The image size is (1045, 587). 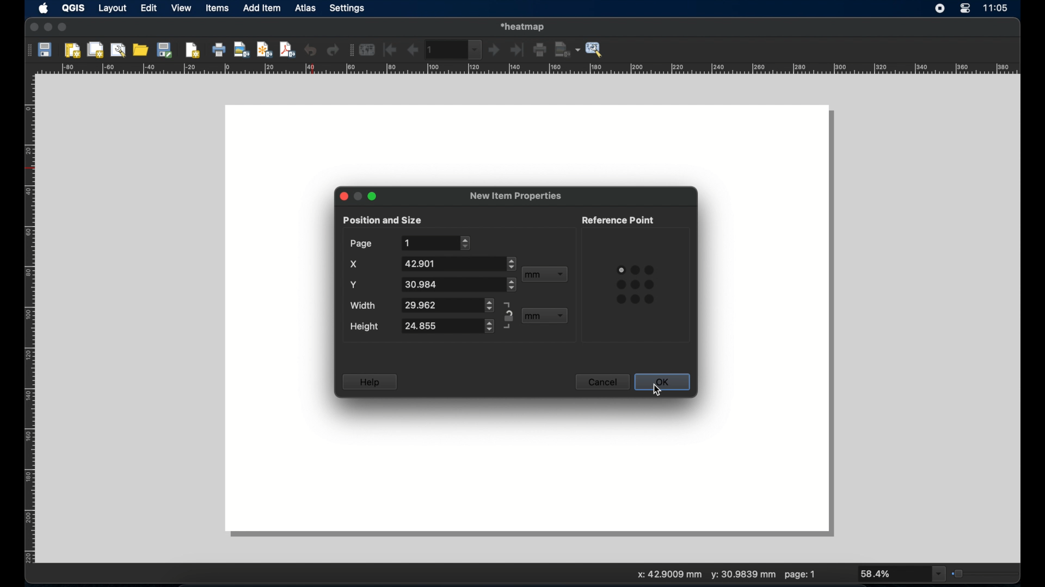 What do you see at coordinates (42, 8) in the screenshot?
I see `apple icon` at bounding box center [42, 8].